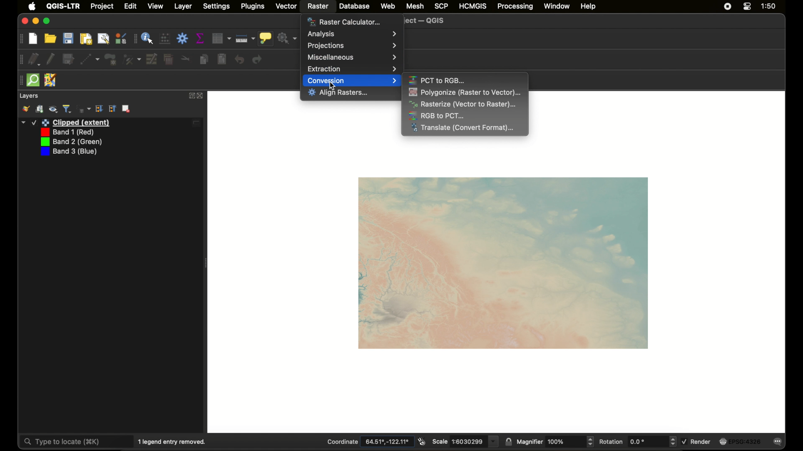  What do you see at coordinates (464, 128) in the screenshot?
I see `translate` at bounding box center [464, 128].